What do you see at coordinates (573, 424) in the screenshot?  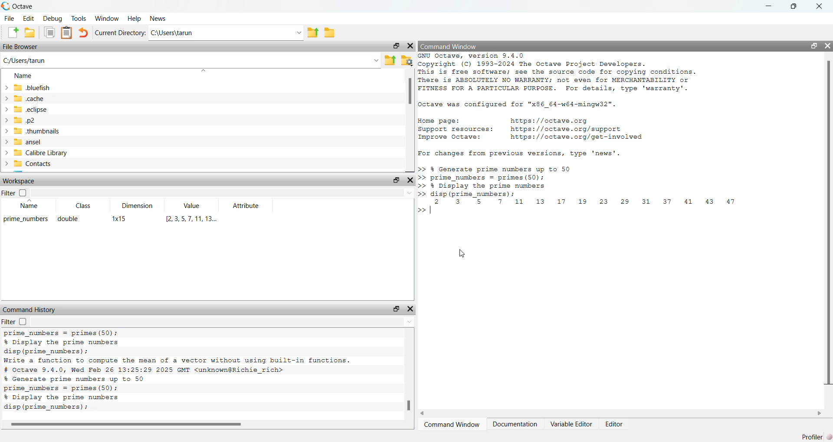 I see `Variable Editor` at bounding box center [573, 424].